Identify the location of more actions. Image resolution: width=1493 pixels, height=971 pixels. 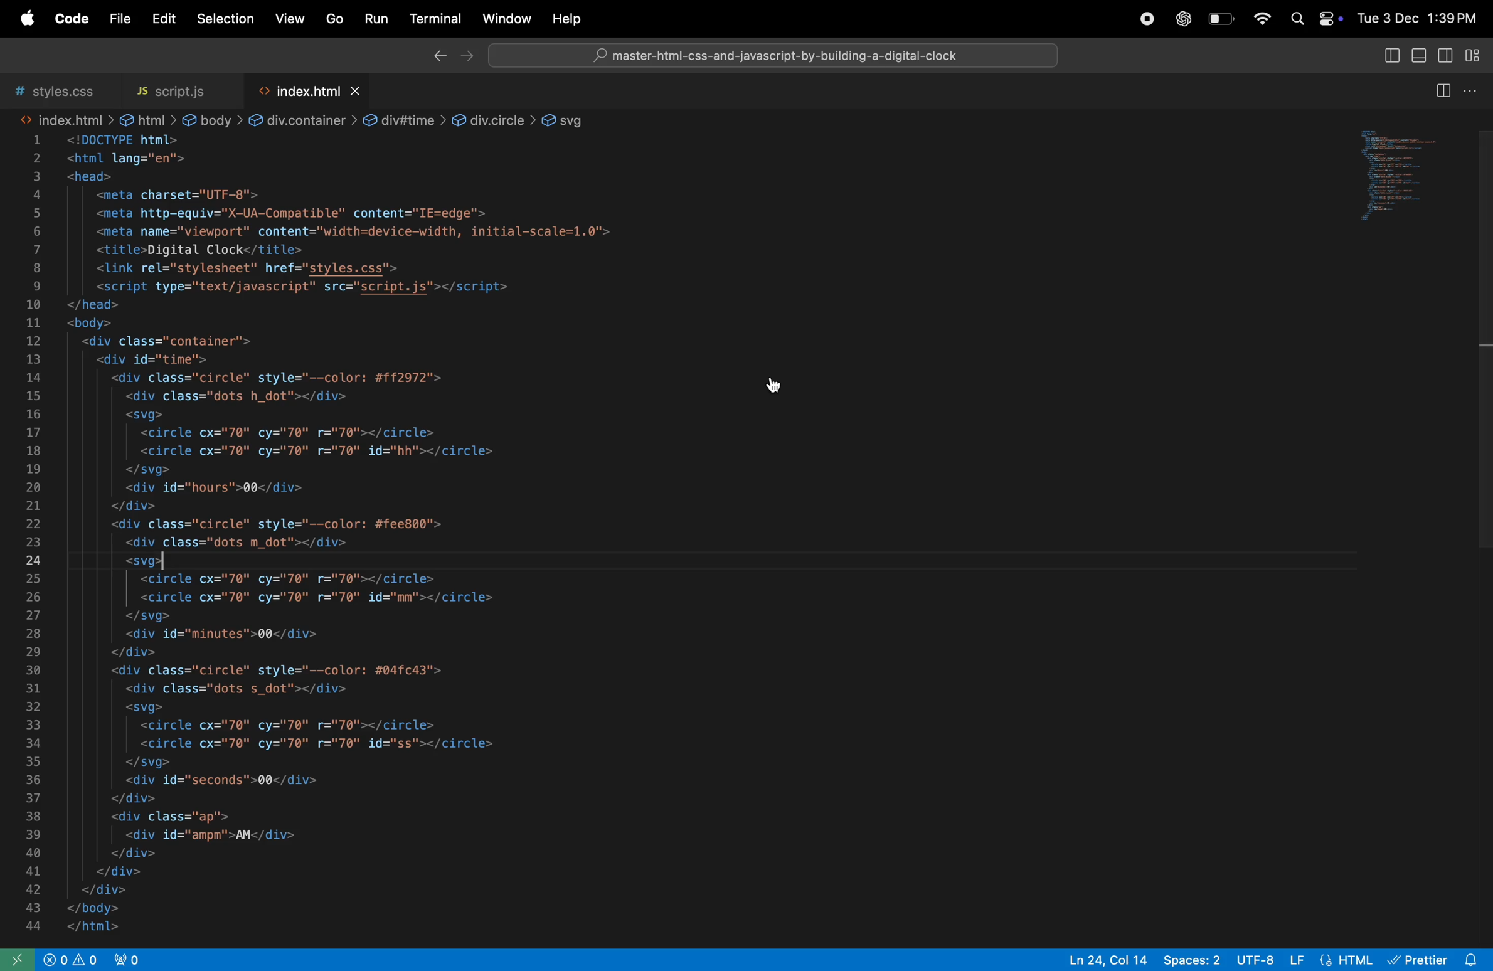
(1472, 91).